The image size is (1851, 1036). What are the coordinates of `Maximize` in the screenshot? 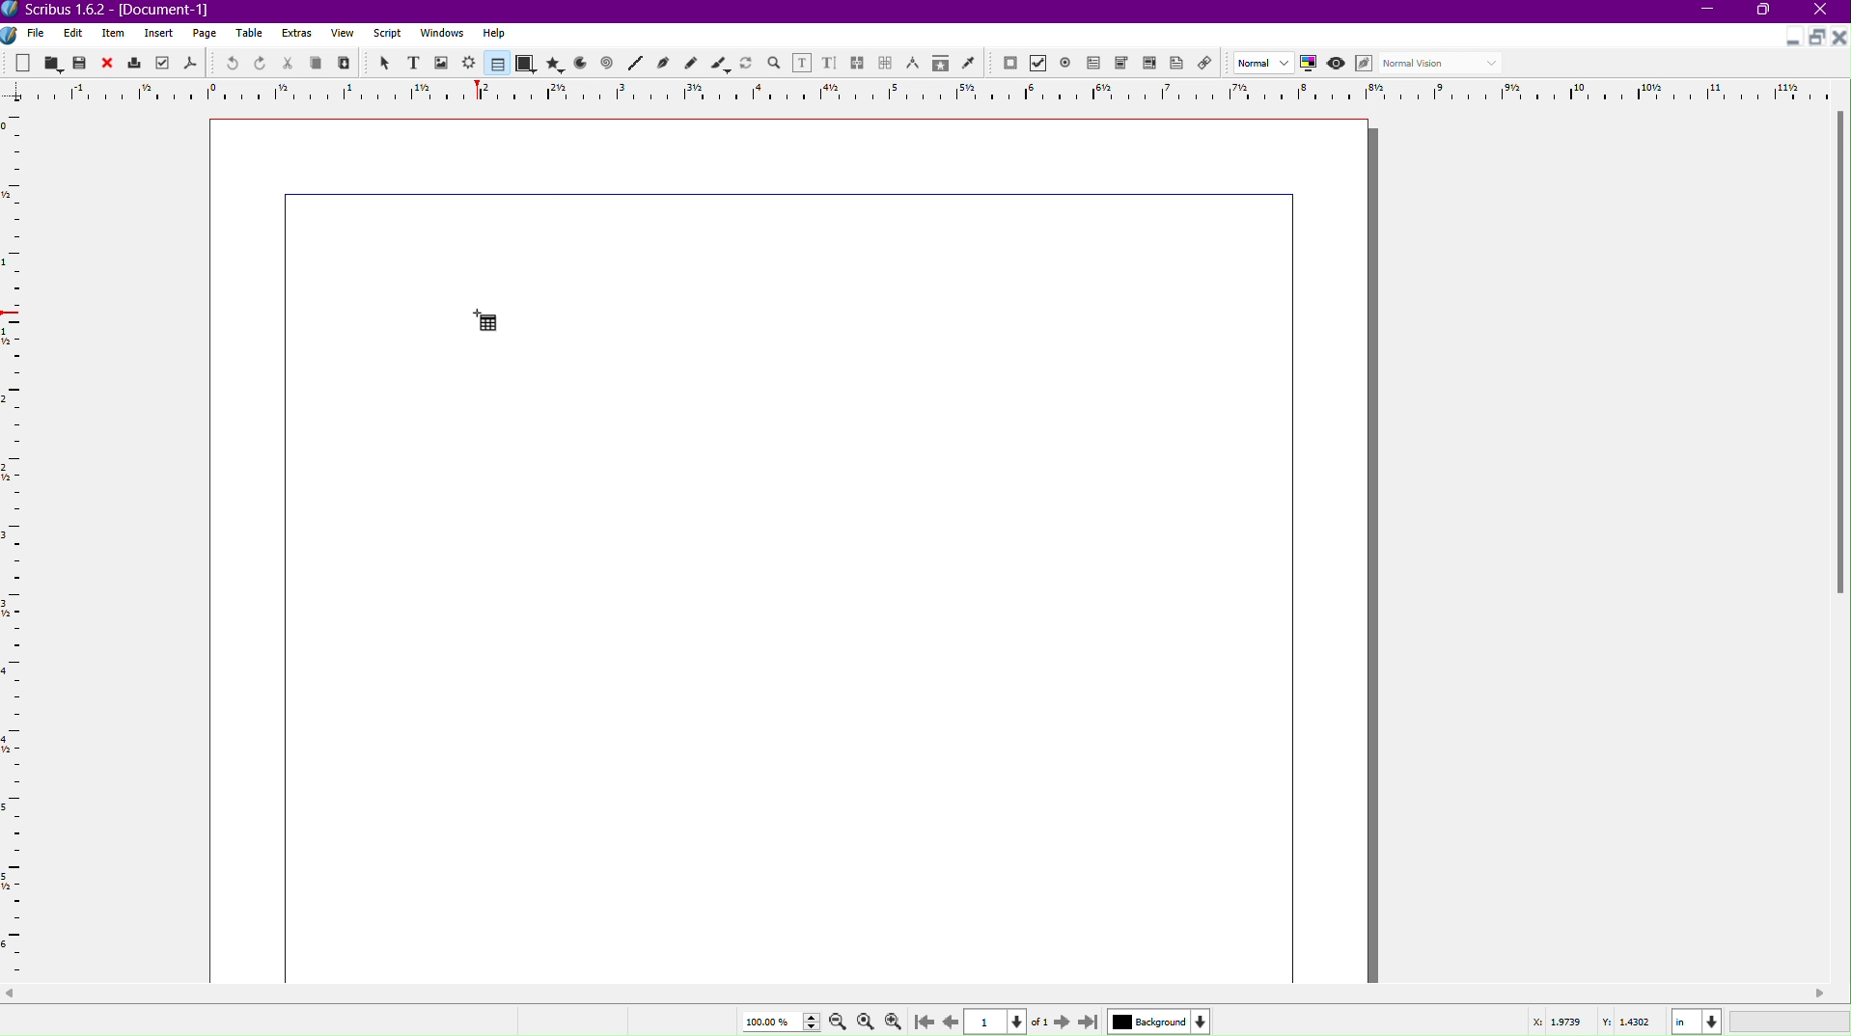 It's located at (1815, 38).